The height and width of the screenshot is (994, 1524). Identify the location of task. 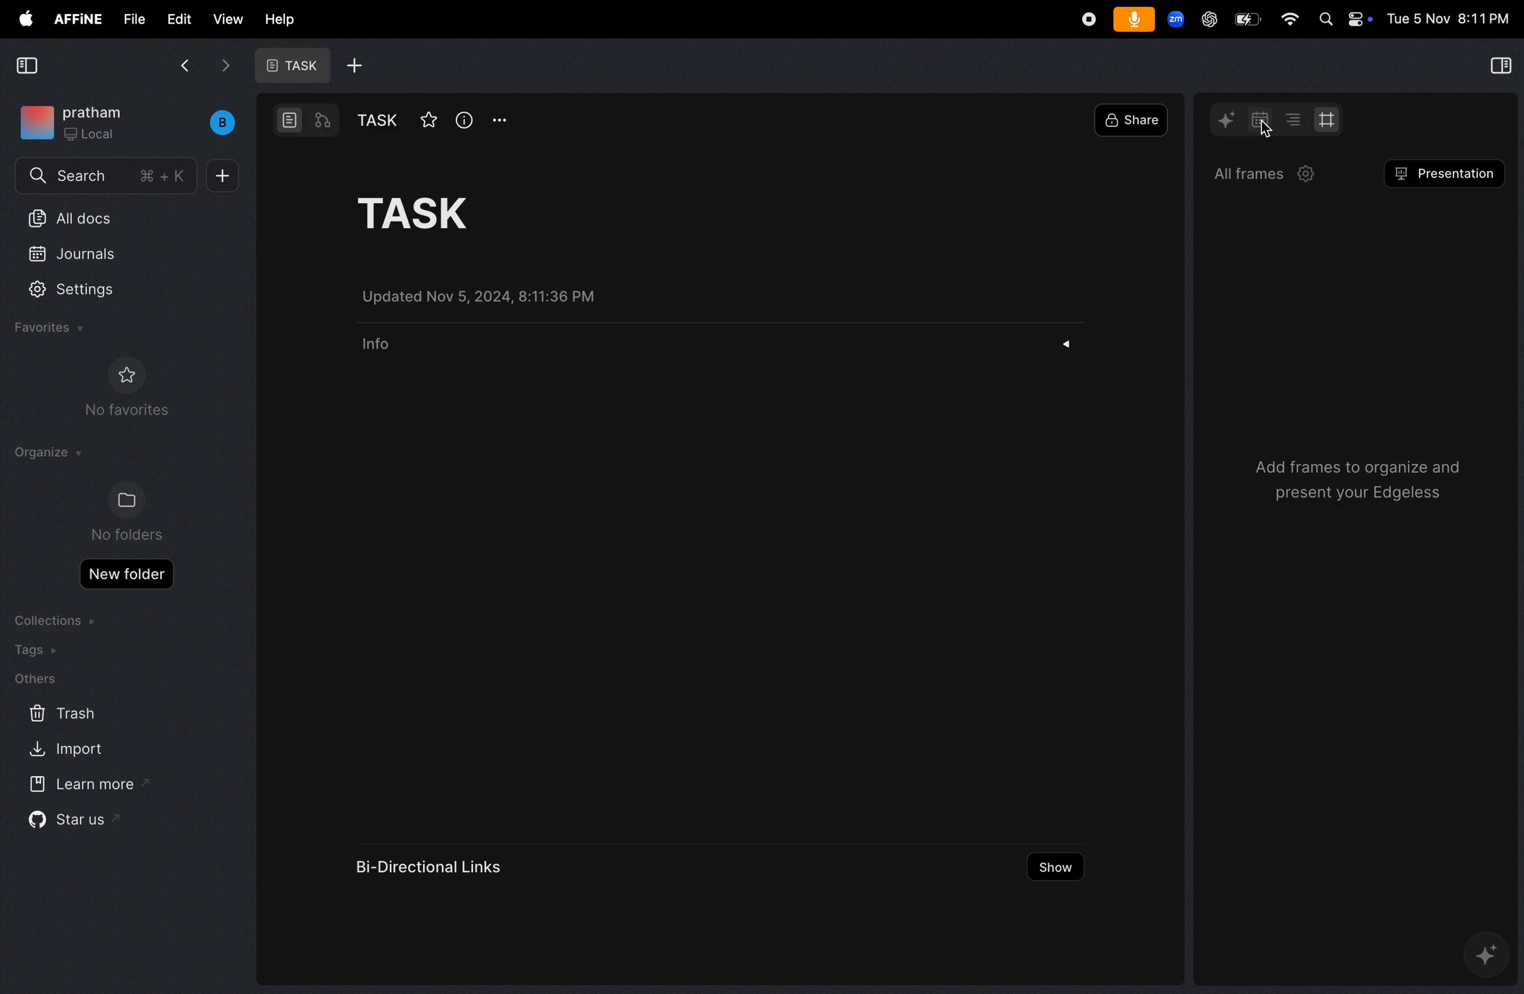
(289, 65).